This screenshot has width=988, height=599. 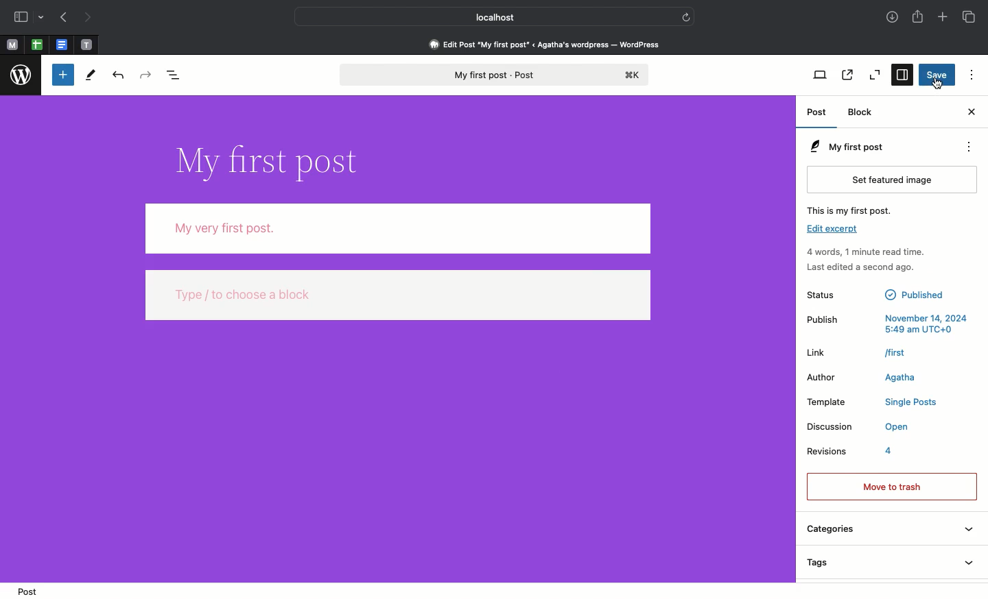 I want to click on M tabs, so click(x=10, y=44).